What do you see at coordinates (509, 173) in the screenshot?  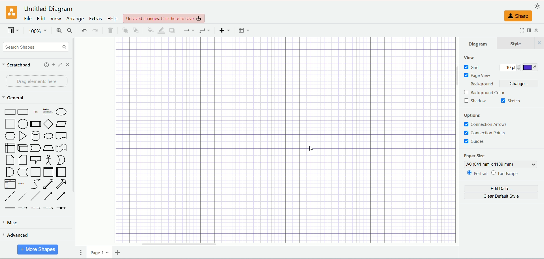 I see `landscape` at bounding box center [509, 173].